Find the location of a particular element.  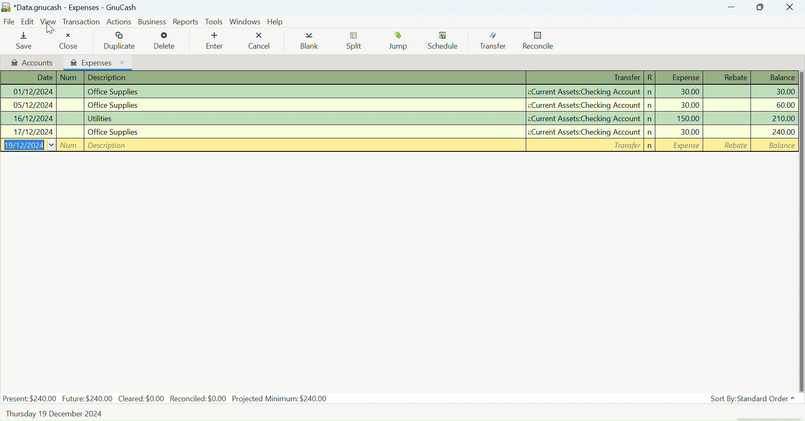

Cancel is located at coordinates (259, 41).